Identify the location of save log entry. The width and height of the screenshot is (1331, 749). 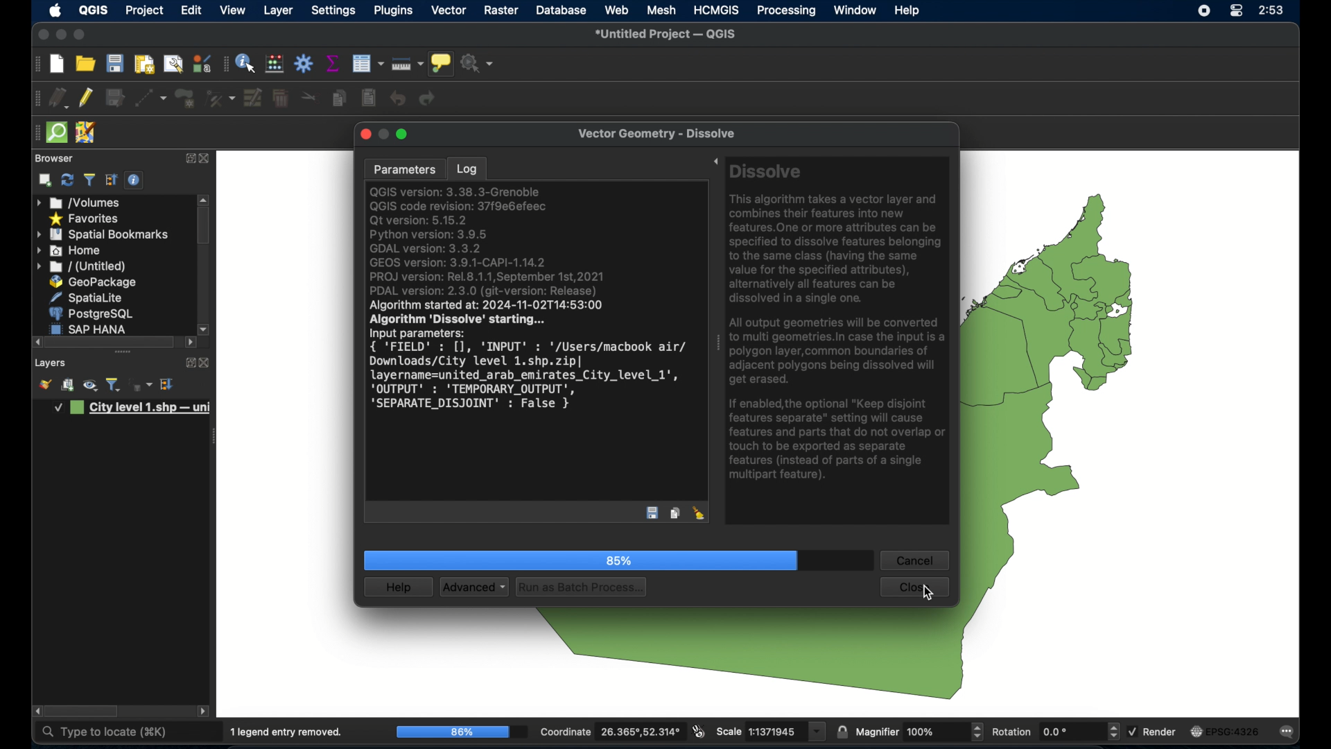
(652, 515).